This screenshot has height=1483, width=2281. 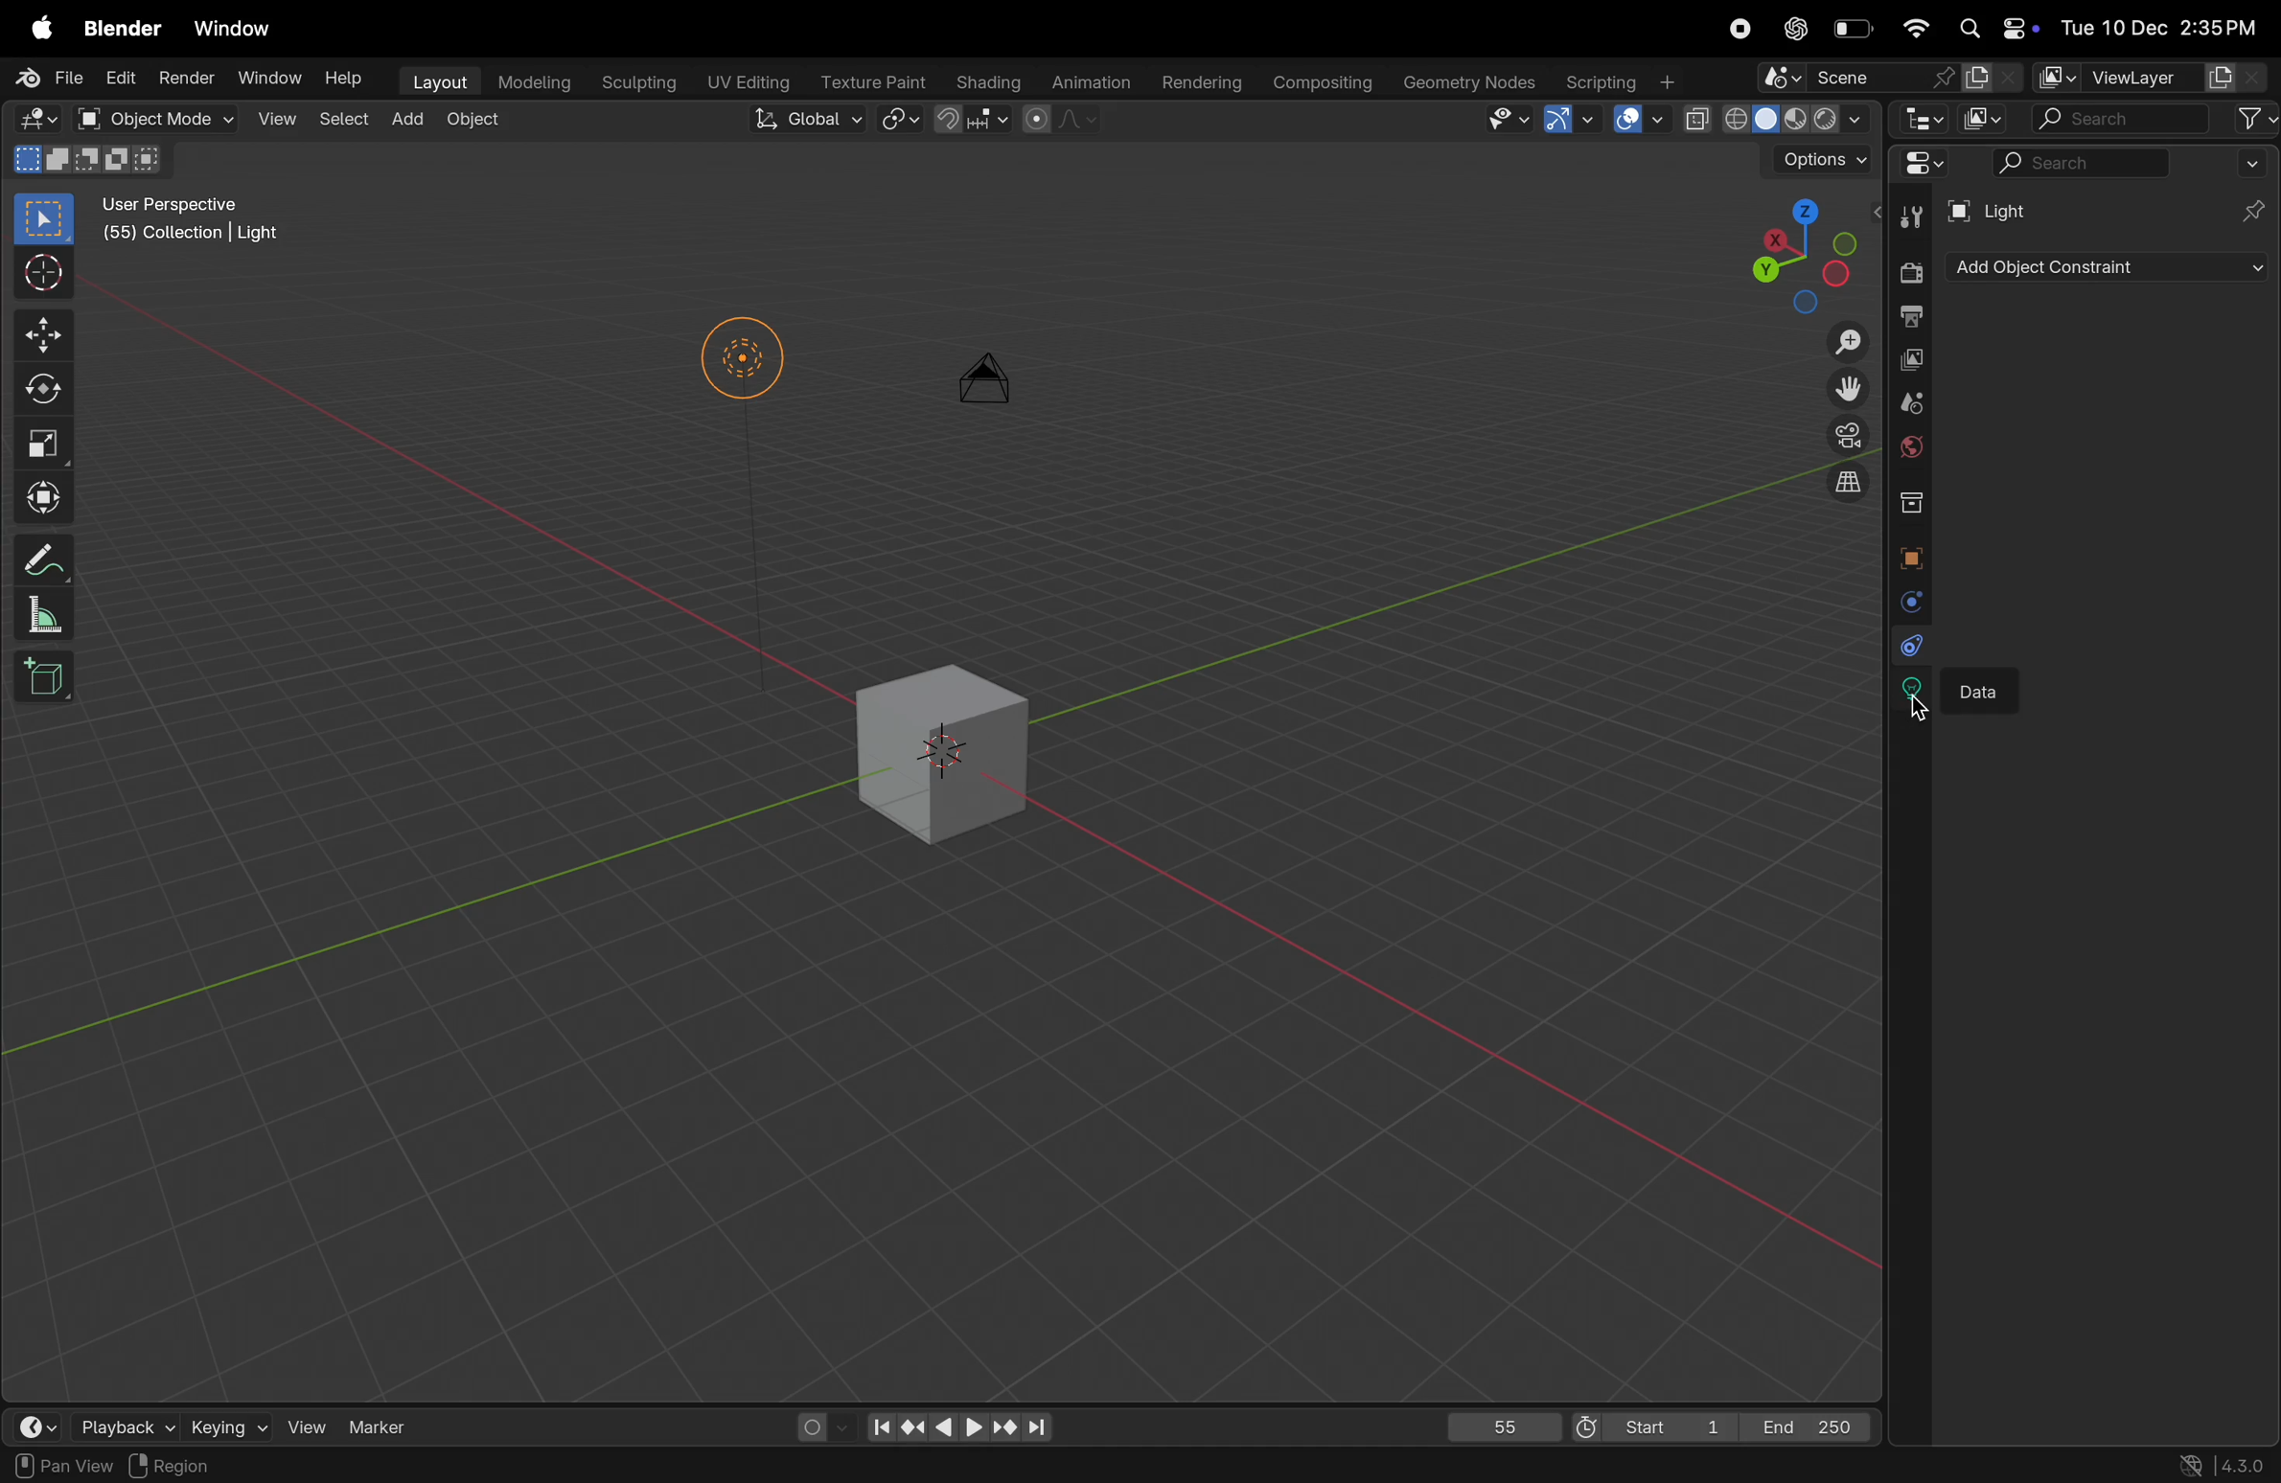 I want to click on Lights, so click(x=743, y=364).